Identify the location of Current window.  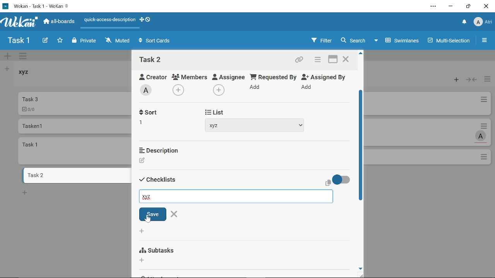
(36, 5).